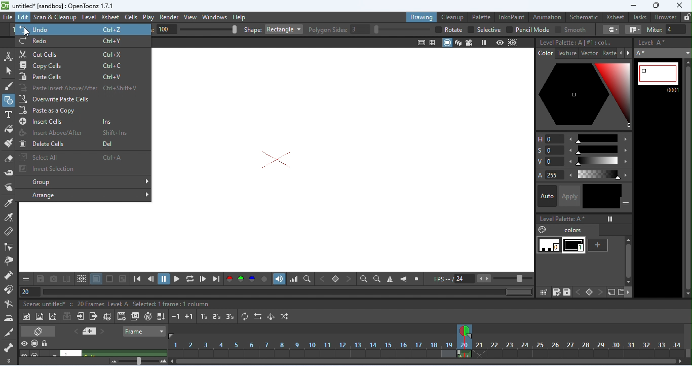  What do you see at coordinates (150, 279) in the screenshot?
I see `previous frame` at bounding box center [150, 279].